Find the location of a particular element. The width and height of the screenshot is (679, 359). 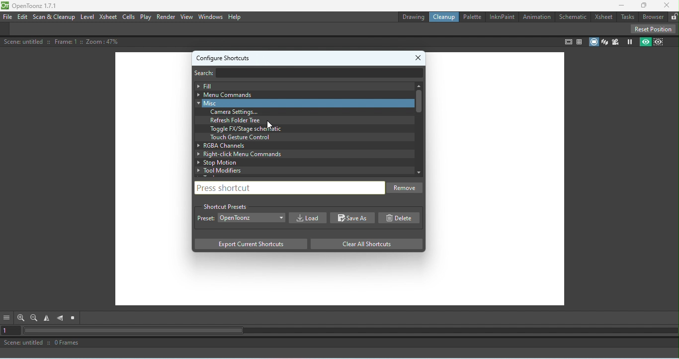

Flip horizontal is located at coordinates (48, 319).